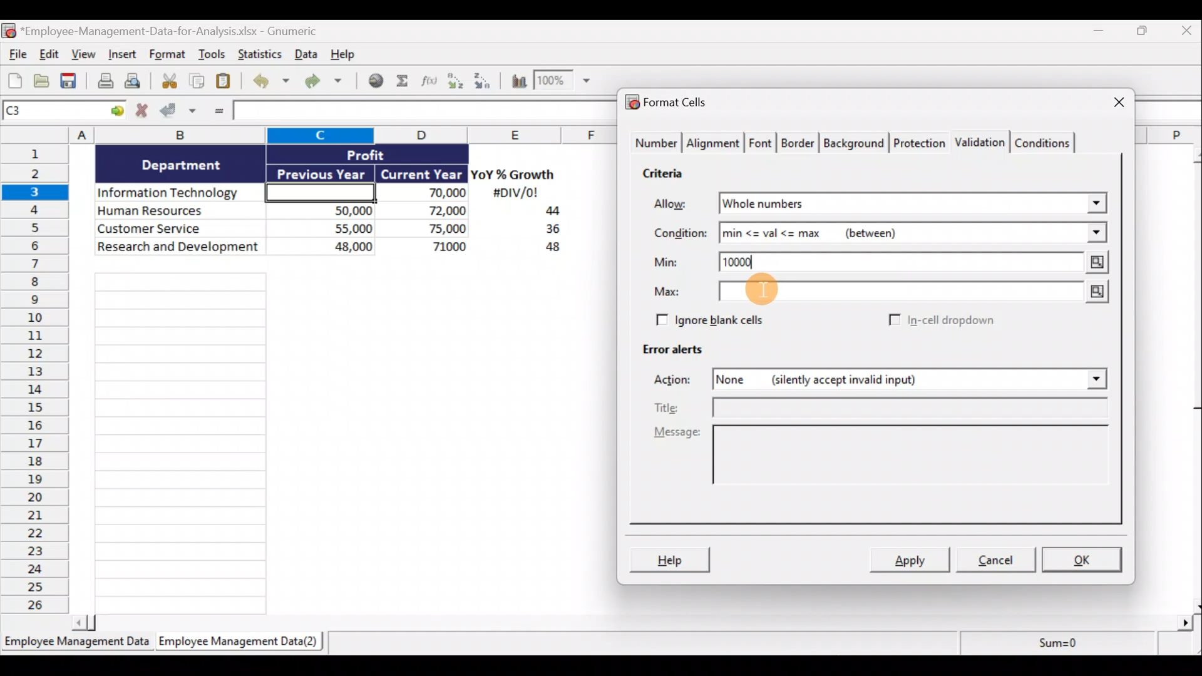  What do you see at coordinates (212, 56) in the screenshot?
I see `Tools` at bounding box center [212, 56].